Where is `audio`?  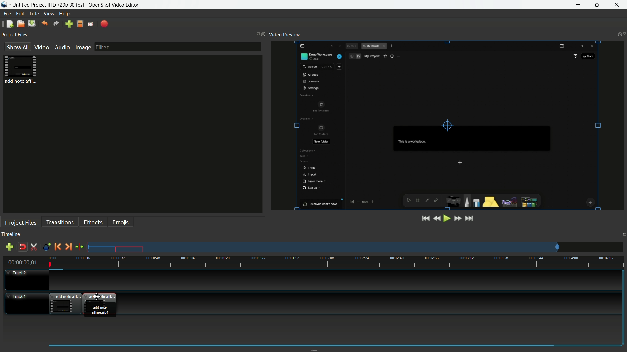
audio is located at coordinates (61, 47).